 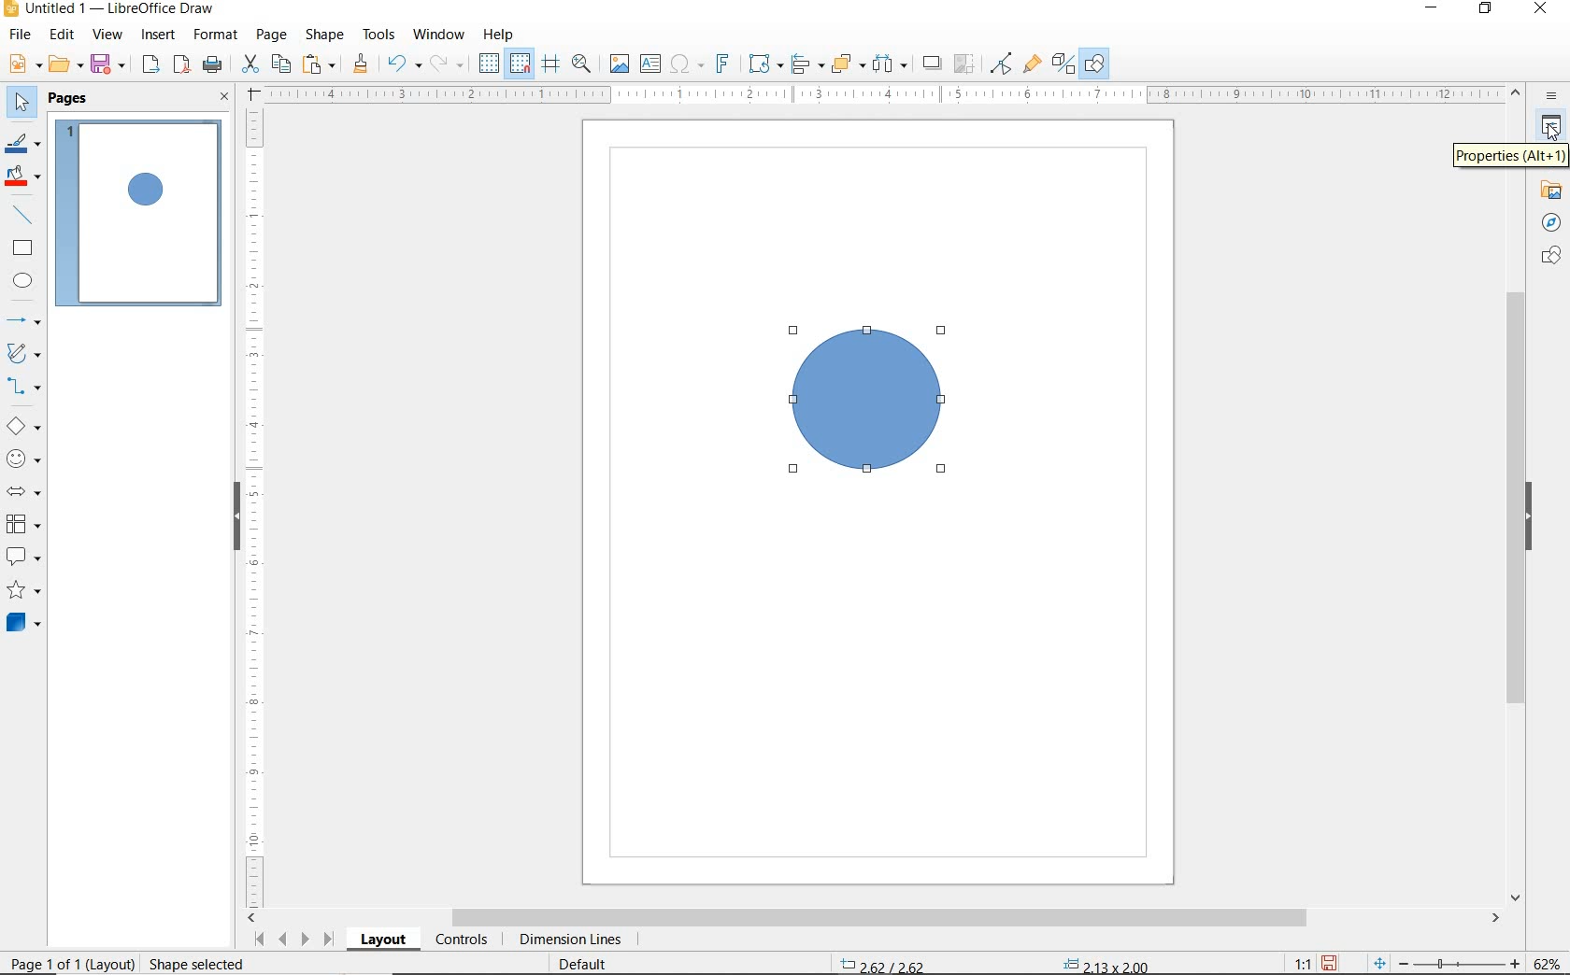 What do you see at coordinates (1551, 134) in the screenshot?
I see `pointer cursor` at bounding box center [1551, 134].